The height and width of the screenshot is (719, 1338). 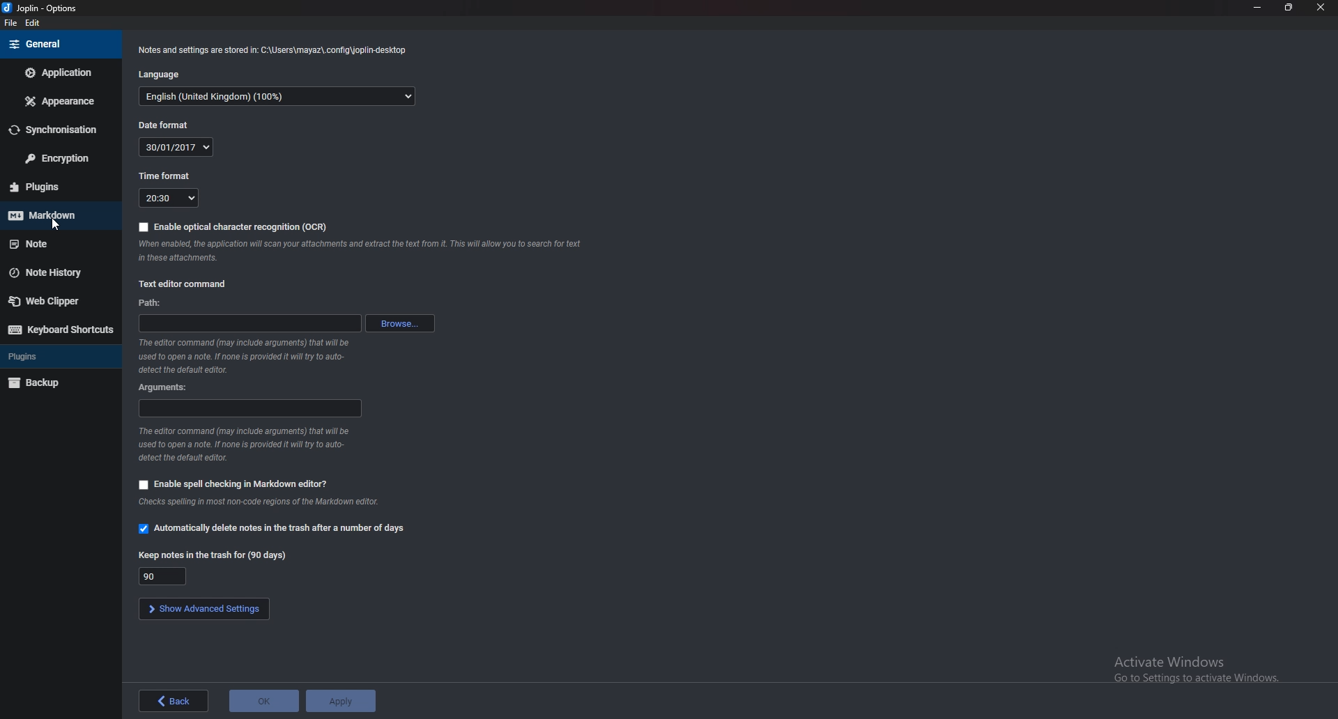 I want to click on back, so click(x=174, y=701).